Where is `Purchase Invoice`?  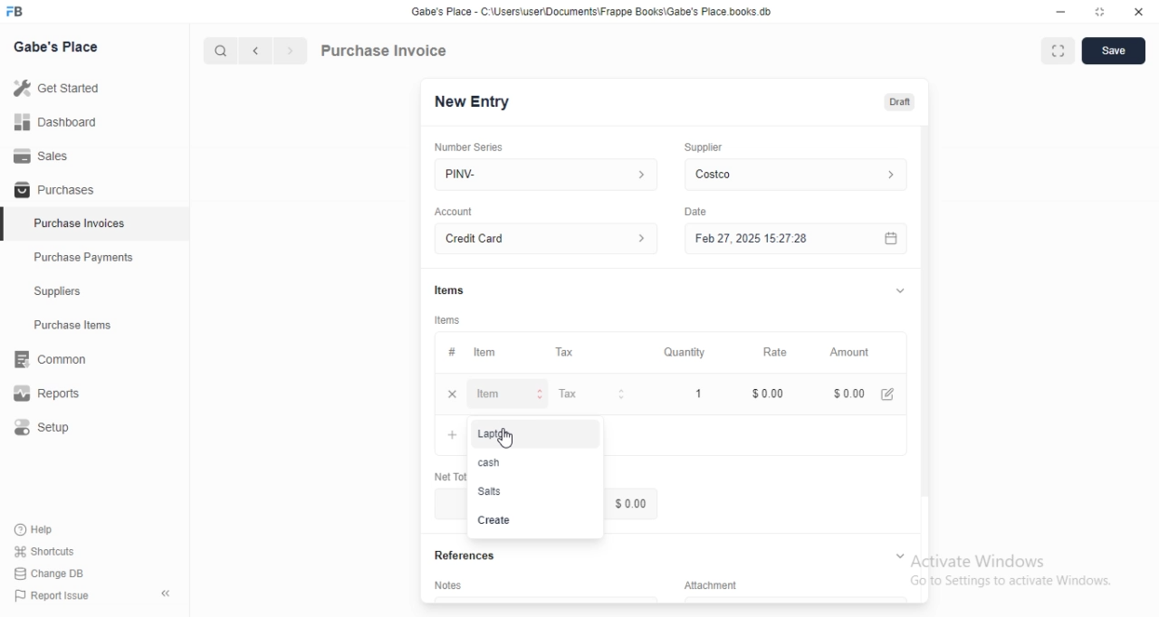 Purchase Invoice is located at coordinates (385, 50).